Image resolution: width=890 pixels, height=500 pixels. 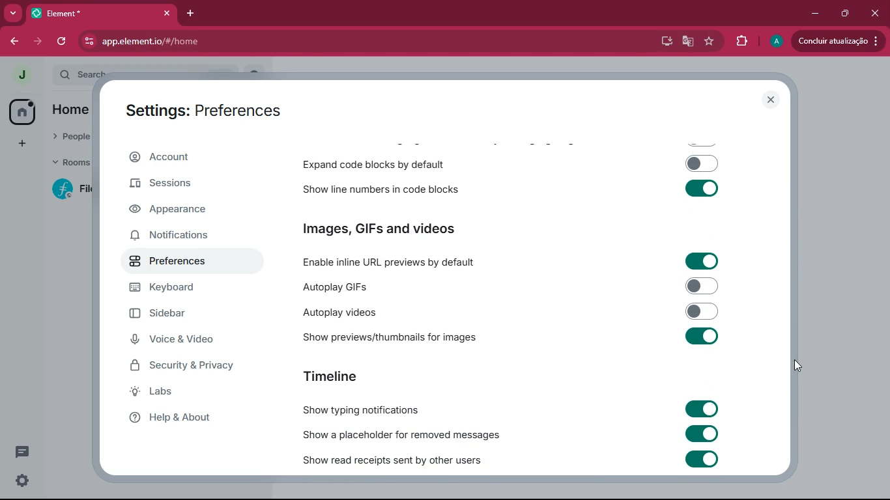 I want to click on preferences, so click(x=180, y=262).